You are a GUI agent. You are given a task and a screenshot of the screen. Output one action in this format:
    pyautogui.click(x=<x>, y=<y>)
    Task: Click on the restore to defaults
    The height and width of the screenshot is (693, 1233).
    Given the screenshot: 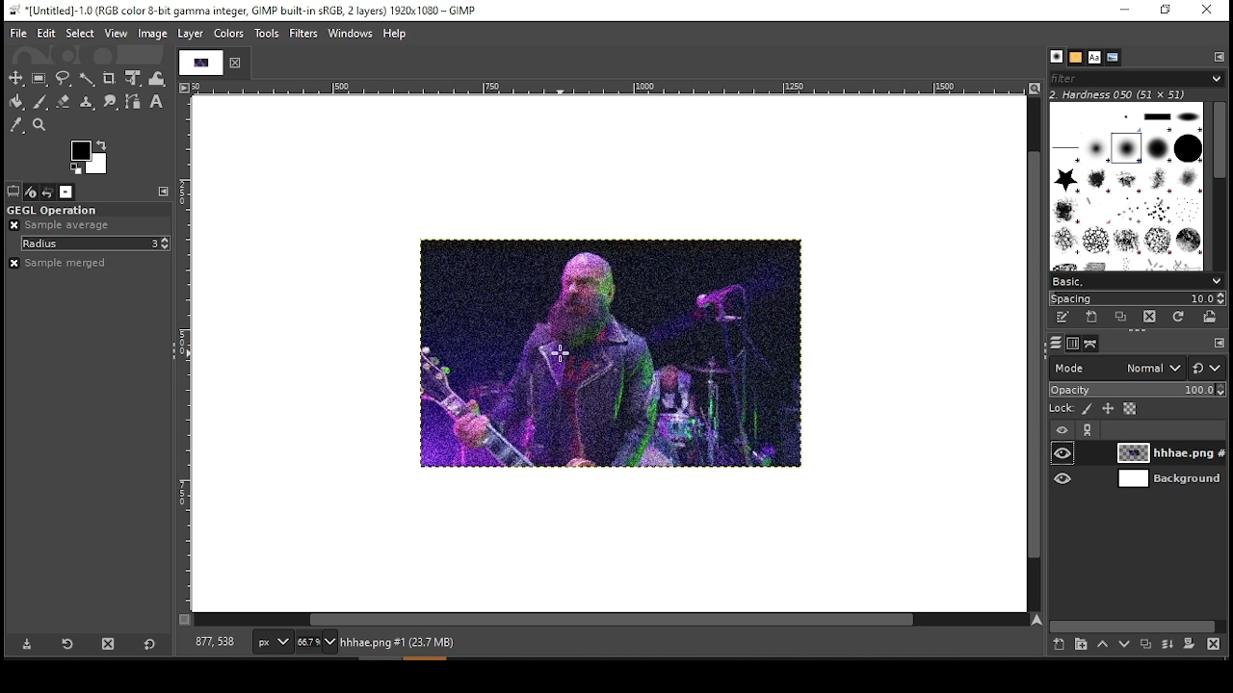 What is the action you would take?
    pyautogui.click(x=150, y=644)
    